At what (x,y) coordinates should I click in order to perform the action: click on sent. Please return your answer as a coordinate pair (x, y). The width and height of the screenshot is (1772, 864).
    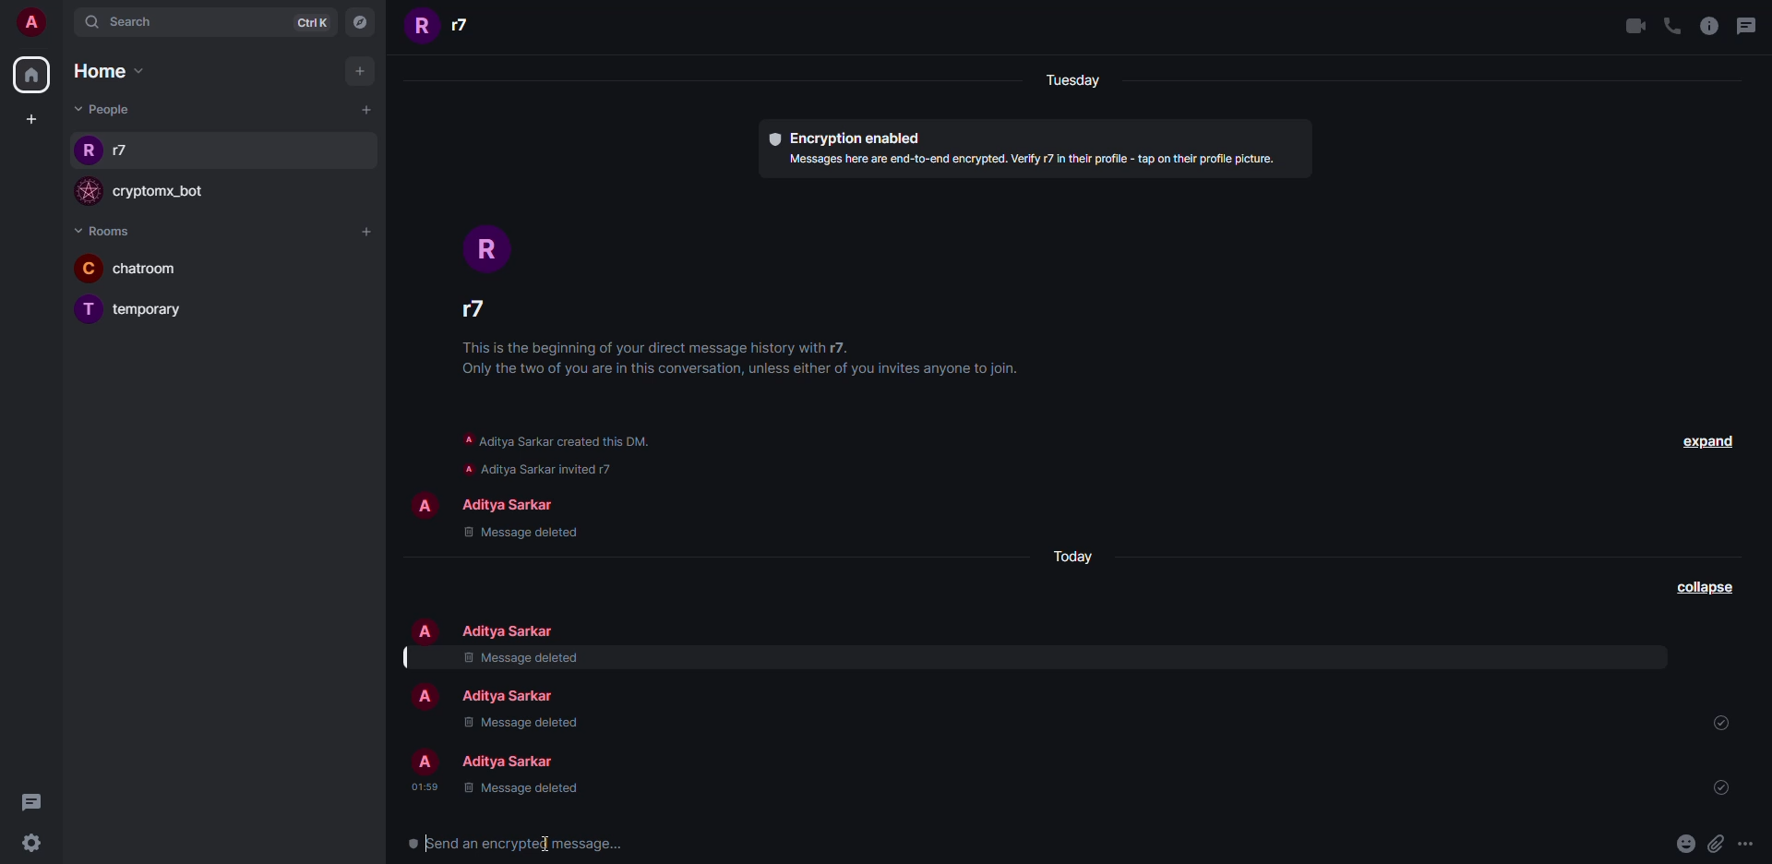
    Looking at the image, I should click on (1719, 786).